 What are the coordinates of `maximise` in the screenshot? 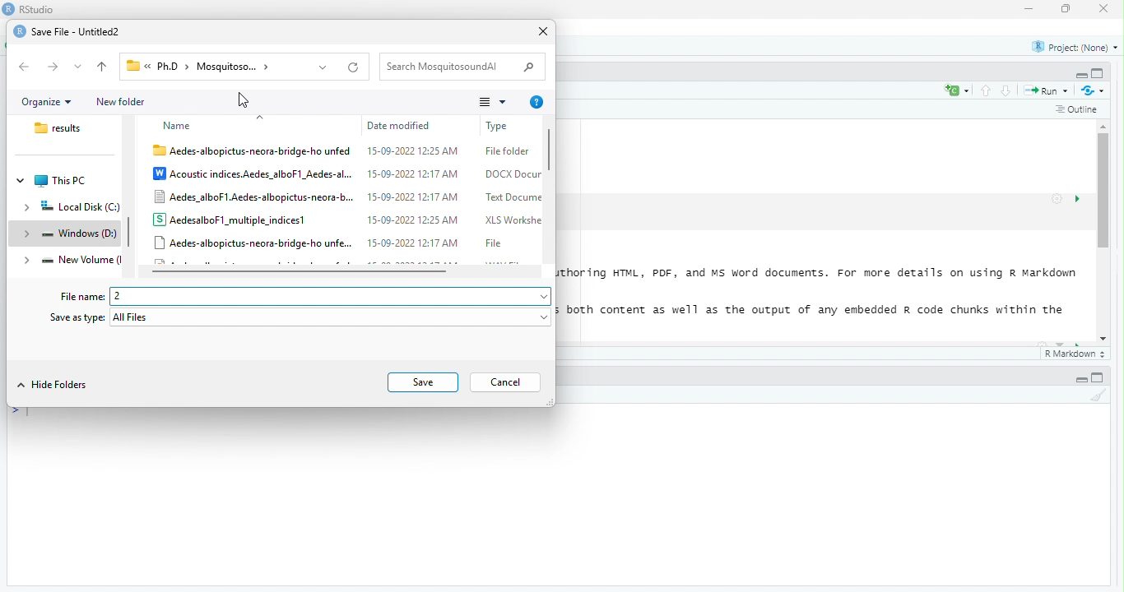 It's located at (1066, 9).